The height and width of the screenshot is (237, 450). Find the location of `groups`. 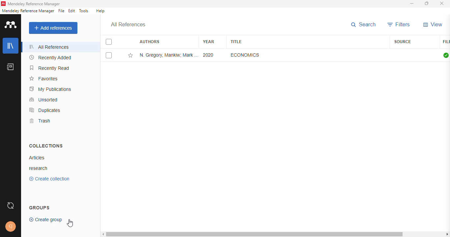

groups is located at coordinates (39, 207).